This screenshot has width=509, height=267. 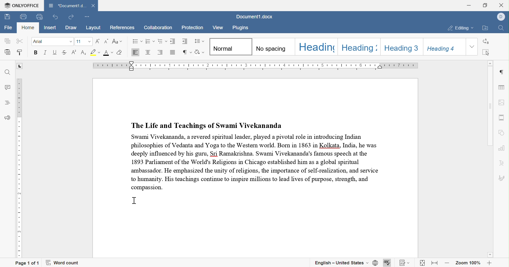 I want to click on select all, so click(x=486, y=53).